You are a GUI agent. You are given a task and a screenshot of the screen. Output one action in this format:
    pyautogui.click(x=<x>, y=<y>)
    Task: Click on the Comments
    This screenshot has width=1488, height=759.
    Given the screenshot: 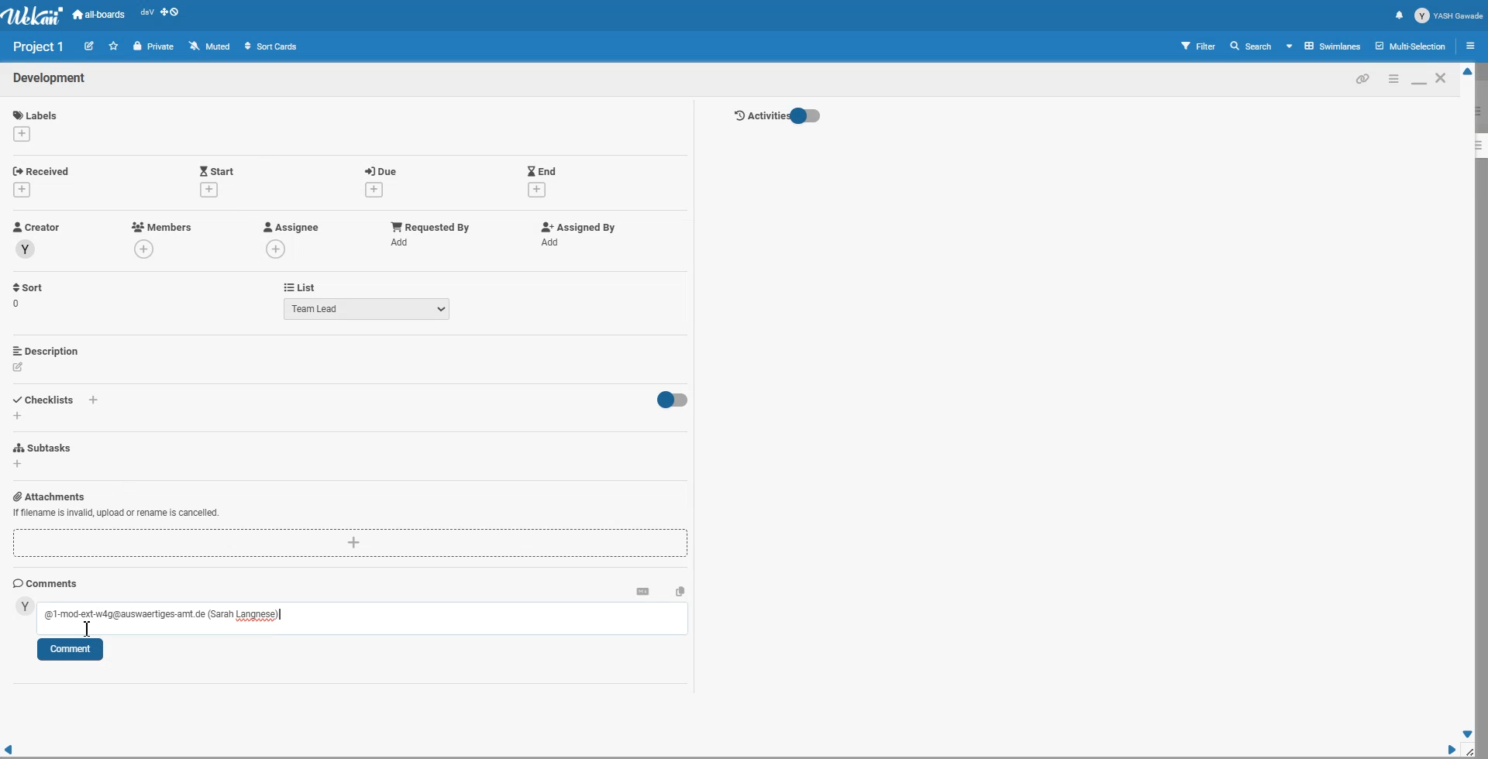 What is the action you would take?
    pyautogui.click(x=46, y=583)
    